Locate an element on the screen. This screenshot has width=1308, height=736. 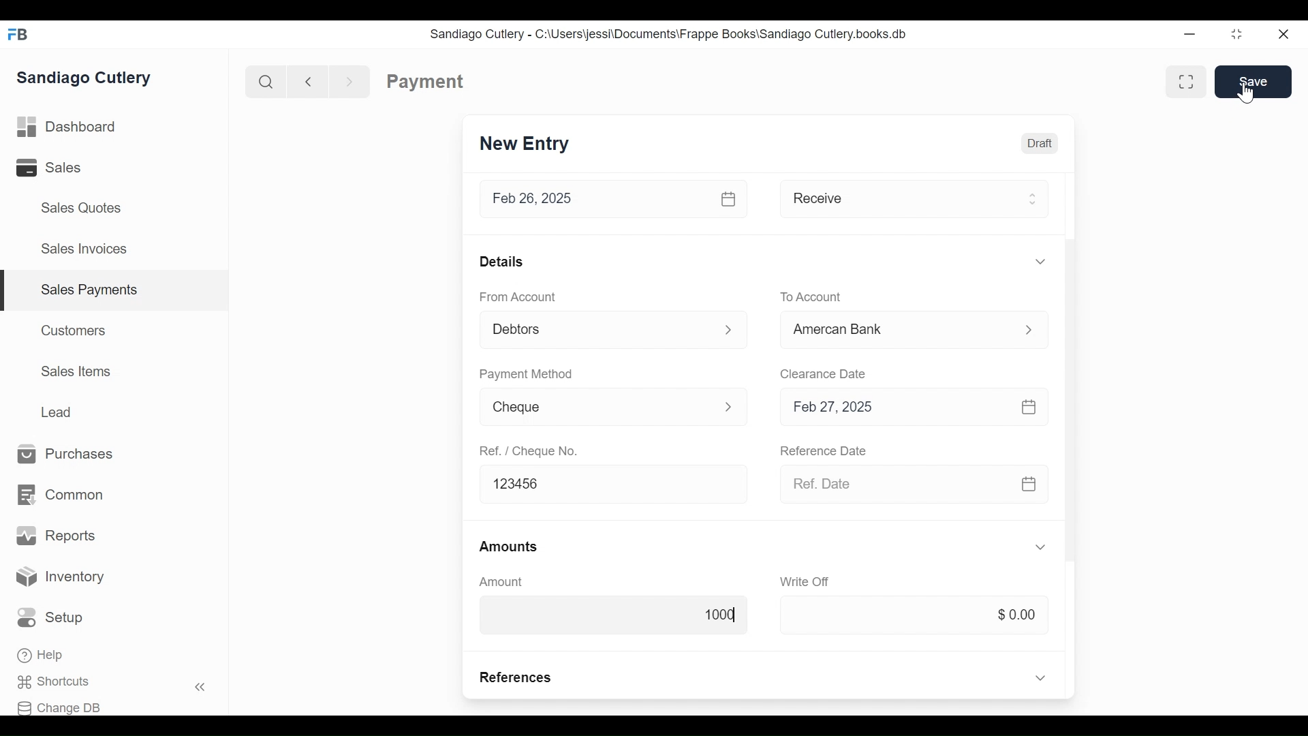
Cash is located at coordinates (894, 329).